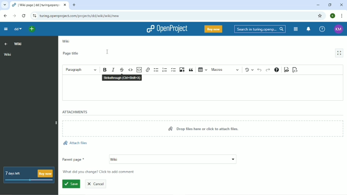  What do you see at coordinates (295, 69) in the screenshot?
I see `Switch to markdown source` at bounding box center [295, 69].